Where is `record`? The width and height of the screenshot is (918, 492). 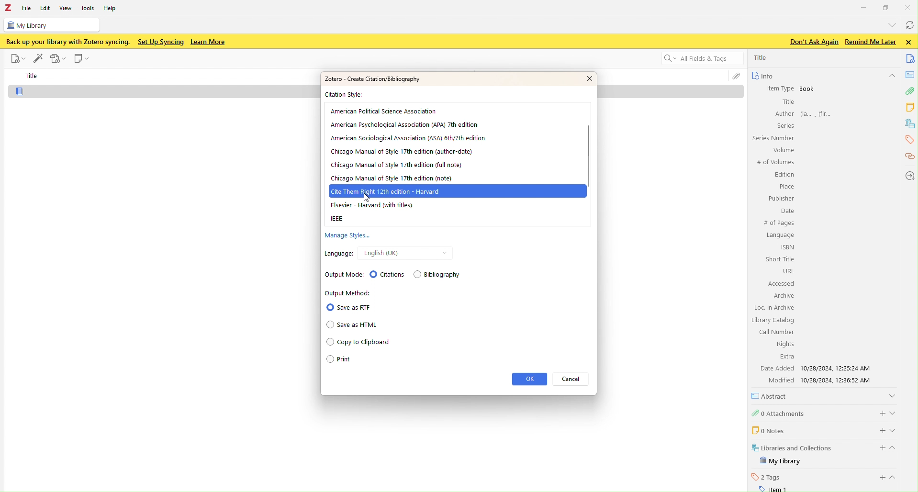
record is located at coordinates (58, 58).